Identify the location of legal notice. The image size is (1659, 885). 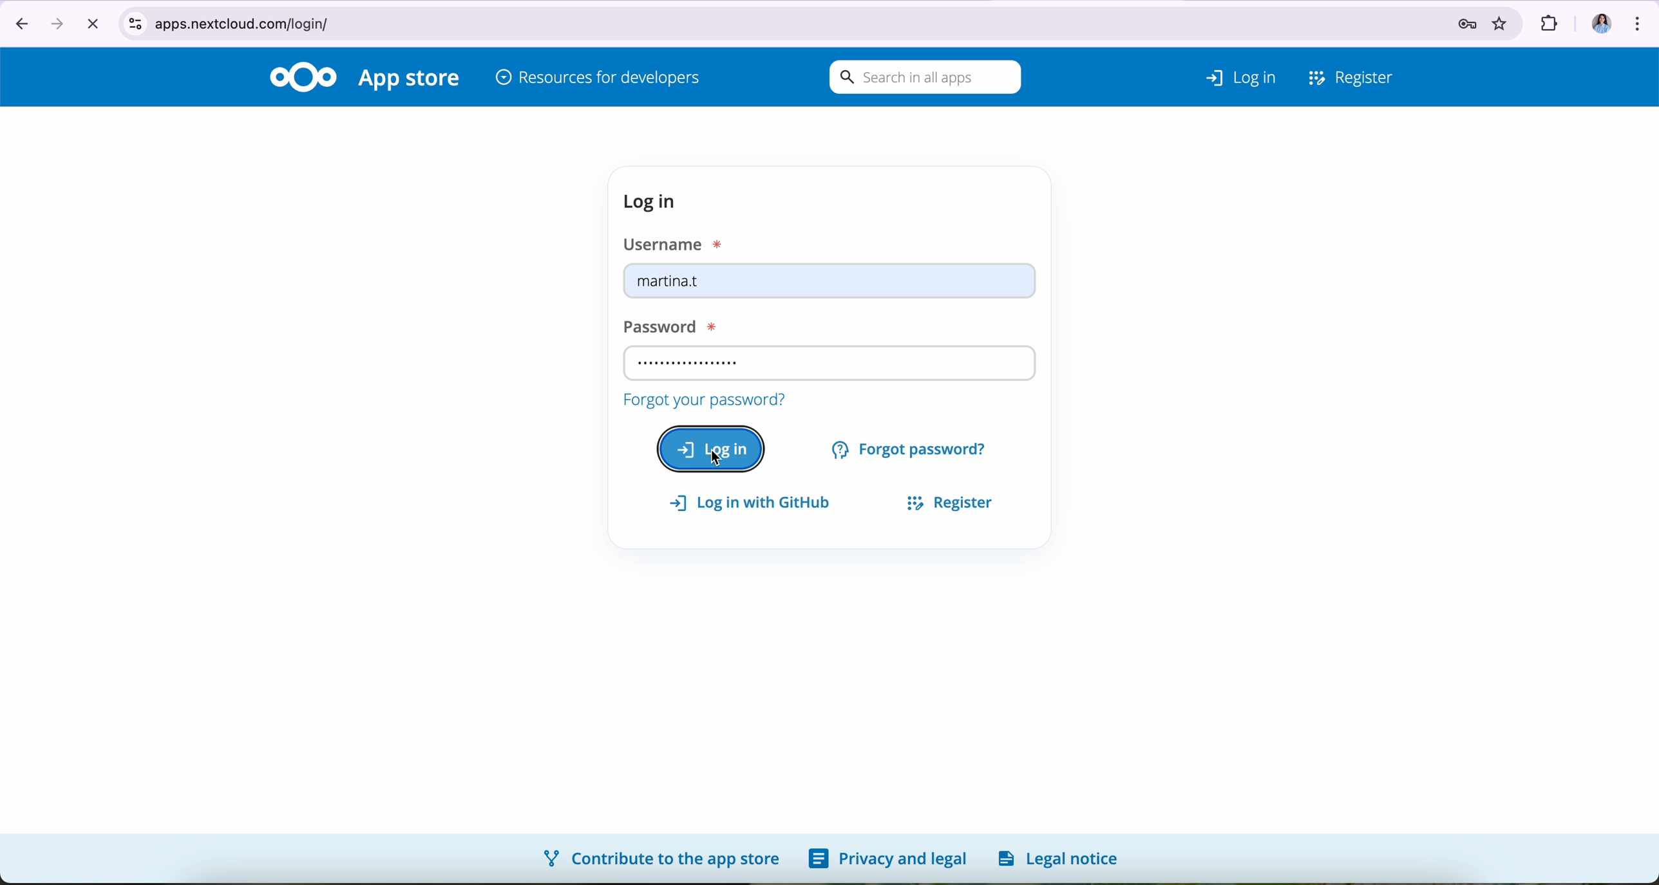
(1063, 858).